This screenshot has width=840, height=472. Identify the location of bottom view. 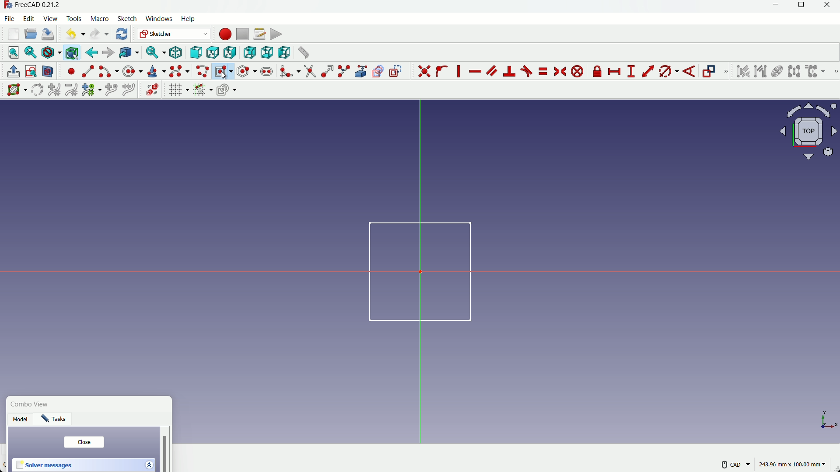
(266, 52).